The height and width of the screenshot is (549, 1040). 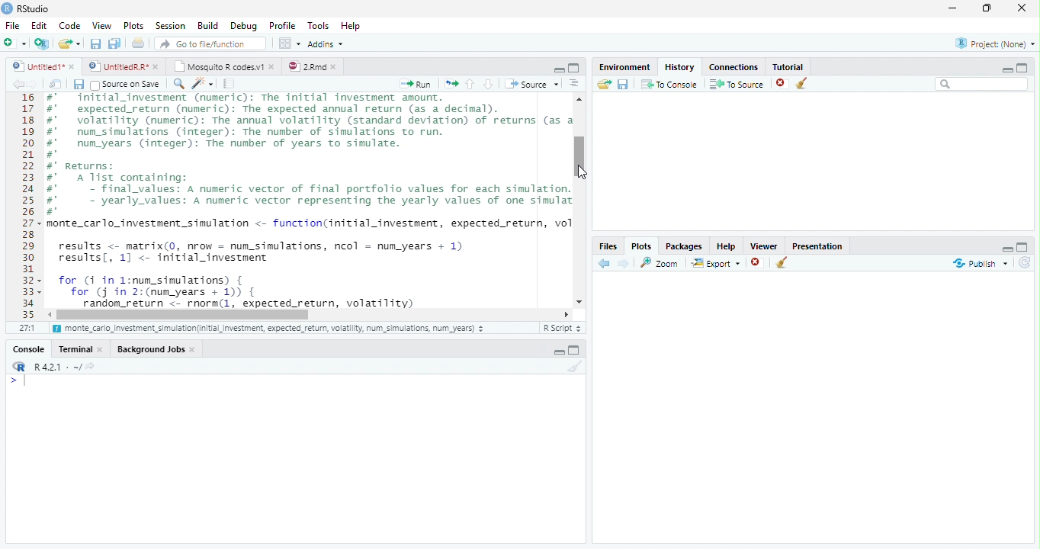 What do you see at coordinates (805, 84) in the screenshot?
I see `Clear` at bounding box center [805, 84].